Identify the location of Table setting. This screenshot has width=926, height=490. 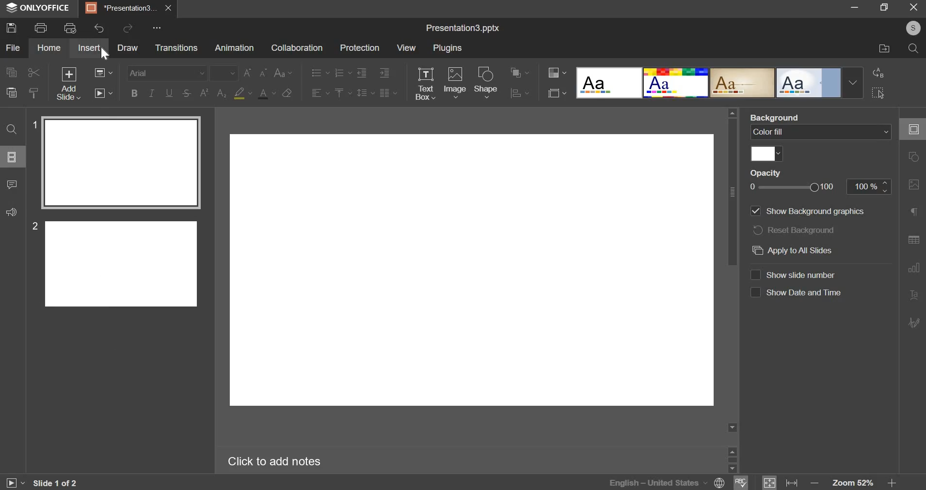
(914, 241).